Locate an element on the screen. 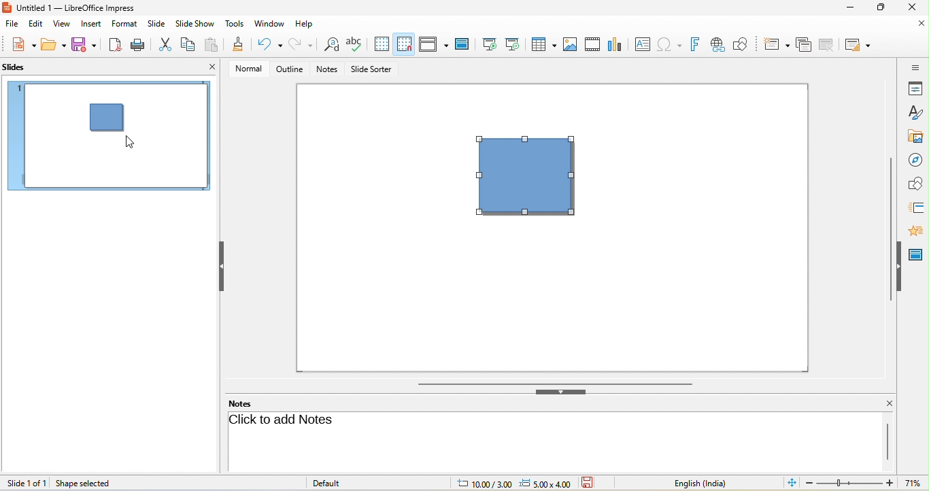 This screenshot has height=491, width=929. zoom is located at coordinates (866, 483).